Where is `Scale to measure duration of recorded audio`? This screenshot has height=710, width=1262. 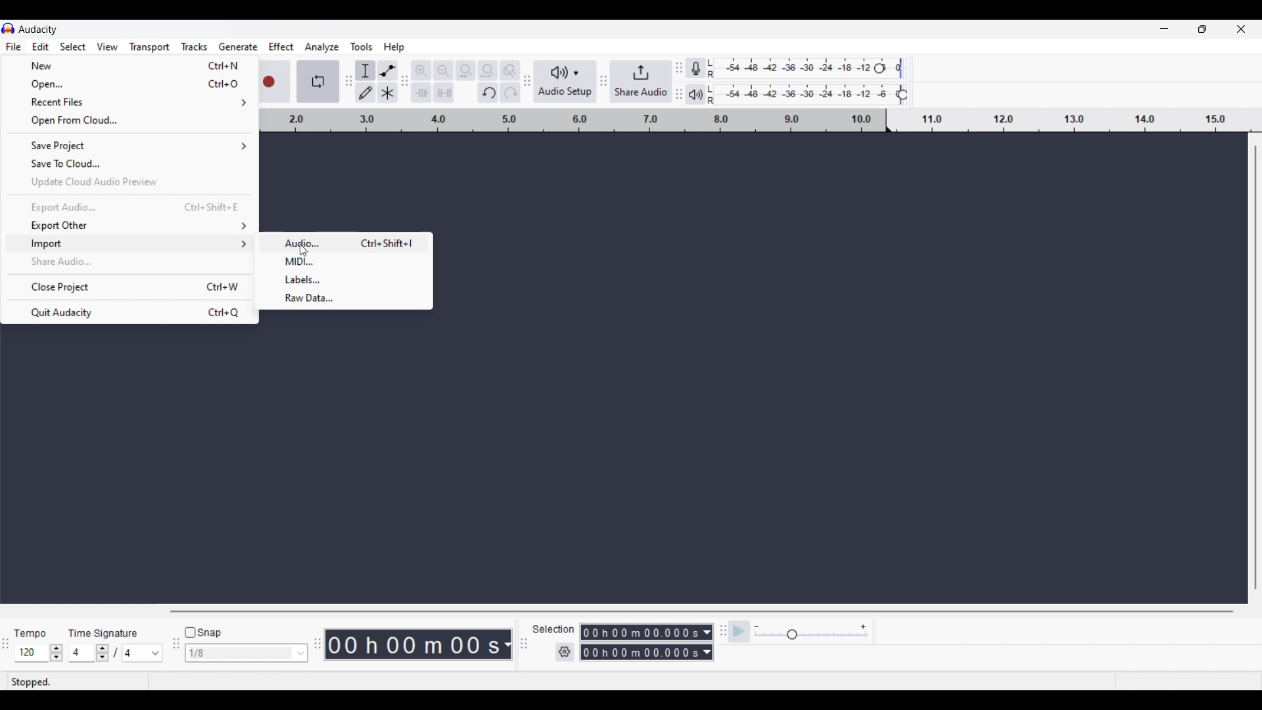
Scale to measure duration of recorded audio is located at coordinates (761, 122).